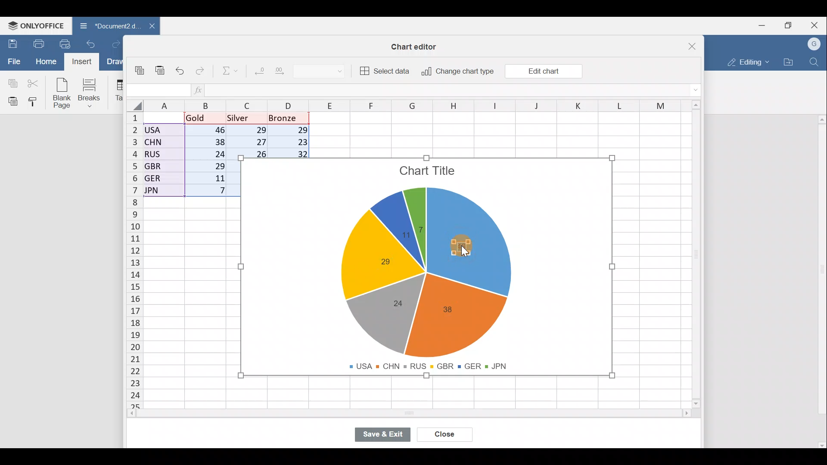 This screenshot has height=465, width=827. Describe the element at coordinates (446, 435) in the screenshot. I see `Close` at that location.